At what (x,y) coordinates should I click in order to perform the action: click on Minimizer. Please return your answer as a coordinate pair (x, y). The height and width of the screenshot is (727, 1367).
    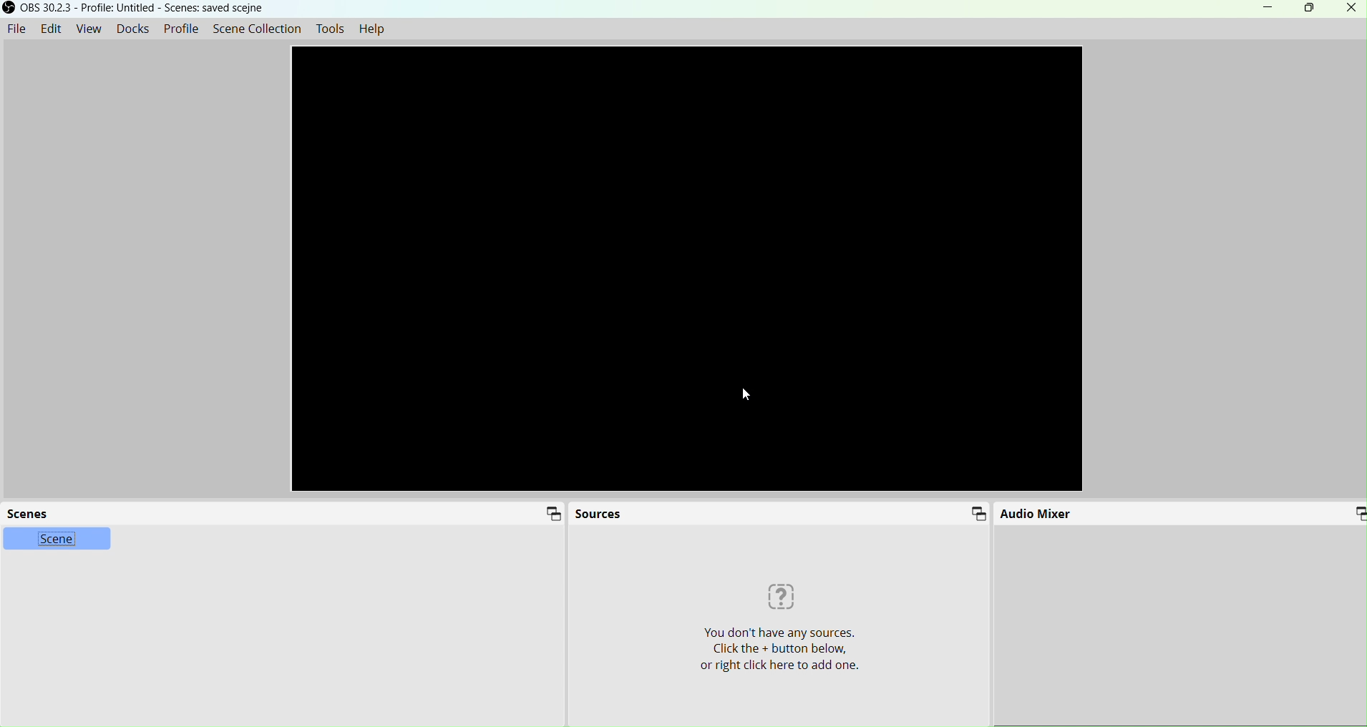
    Looking at the image, I should click on (1346, 512).